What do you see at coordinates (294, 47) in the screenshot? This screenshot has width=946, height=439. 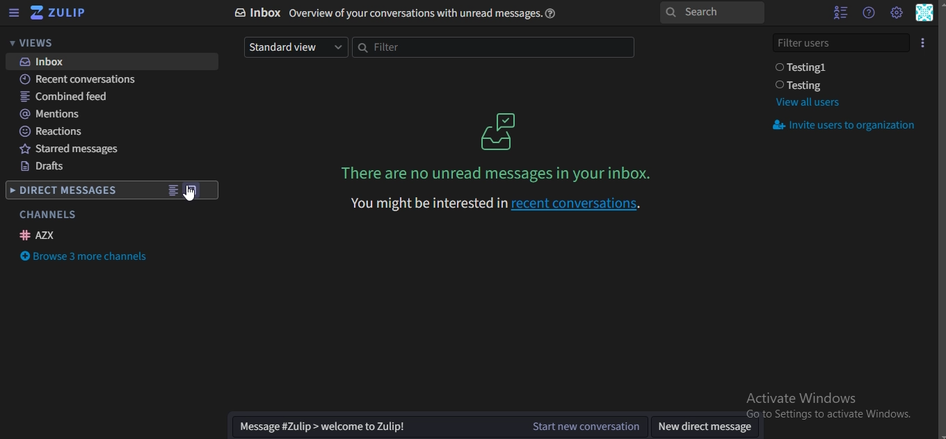 I see `standard view` at bounding box center [294, 47].